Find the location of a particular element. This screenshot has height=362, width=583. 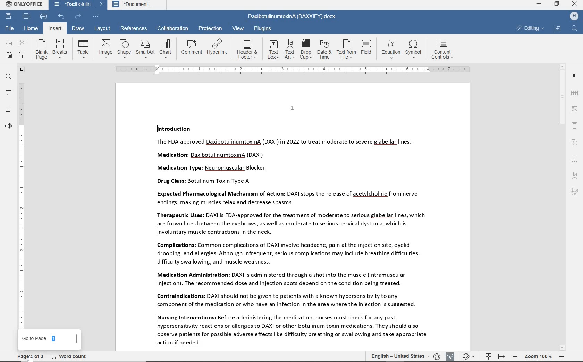

zoom 100% is located at coordinates (538, 356).